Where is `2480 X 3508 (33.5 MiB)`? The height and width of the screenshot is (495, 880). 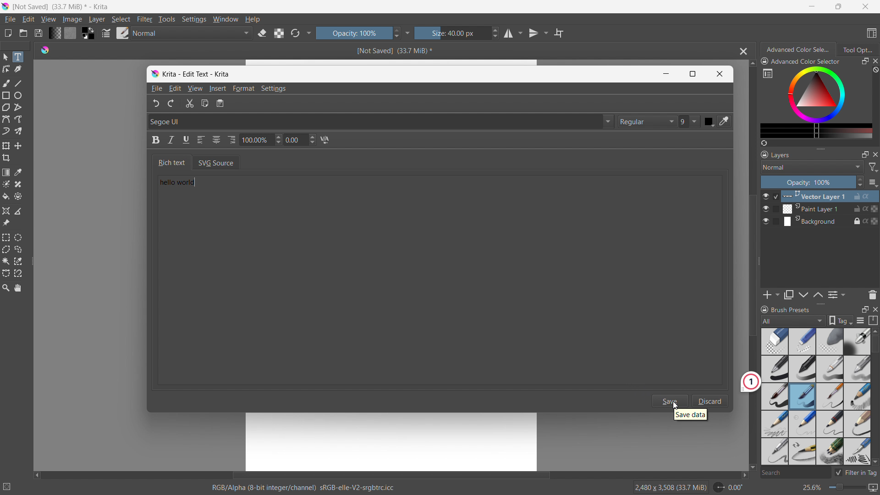
2480 X 3508 (33.5 MiB) is located at coordinates (670, 487).